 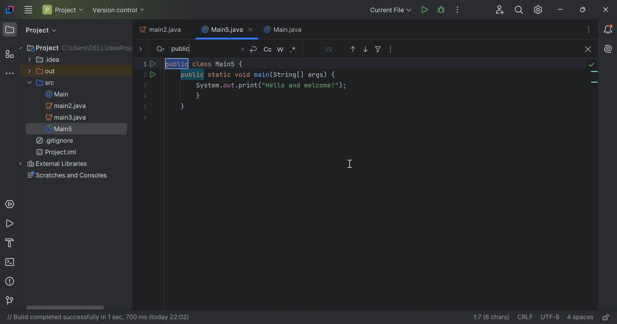 What do you see at coordinates (28, 9) in the screenshot?
I see `Main Menu` at bounding box center [28, 9].